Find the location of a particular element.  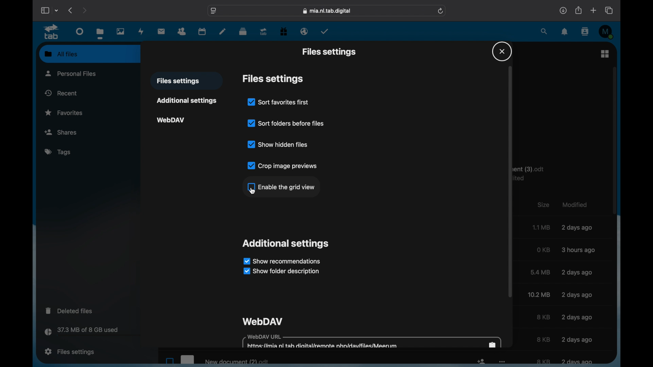

notification is located at coordinates (565, 32).